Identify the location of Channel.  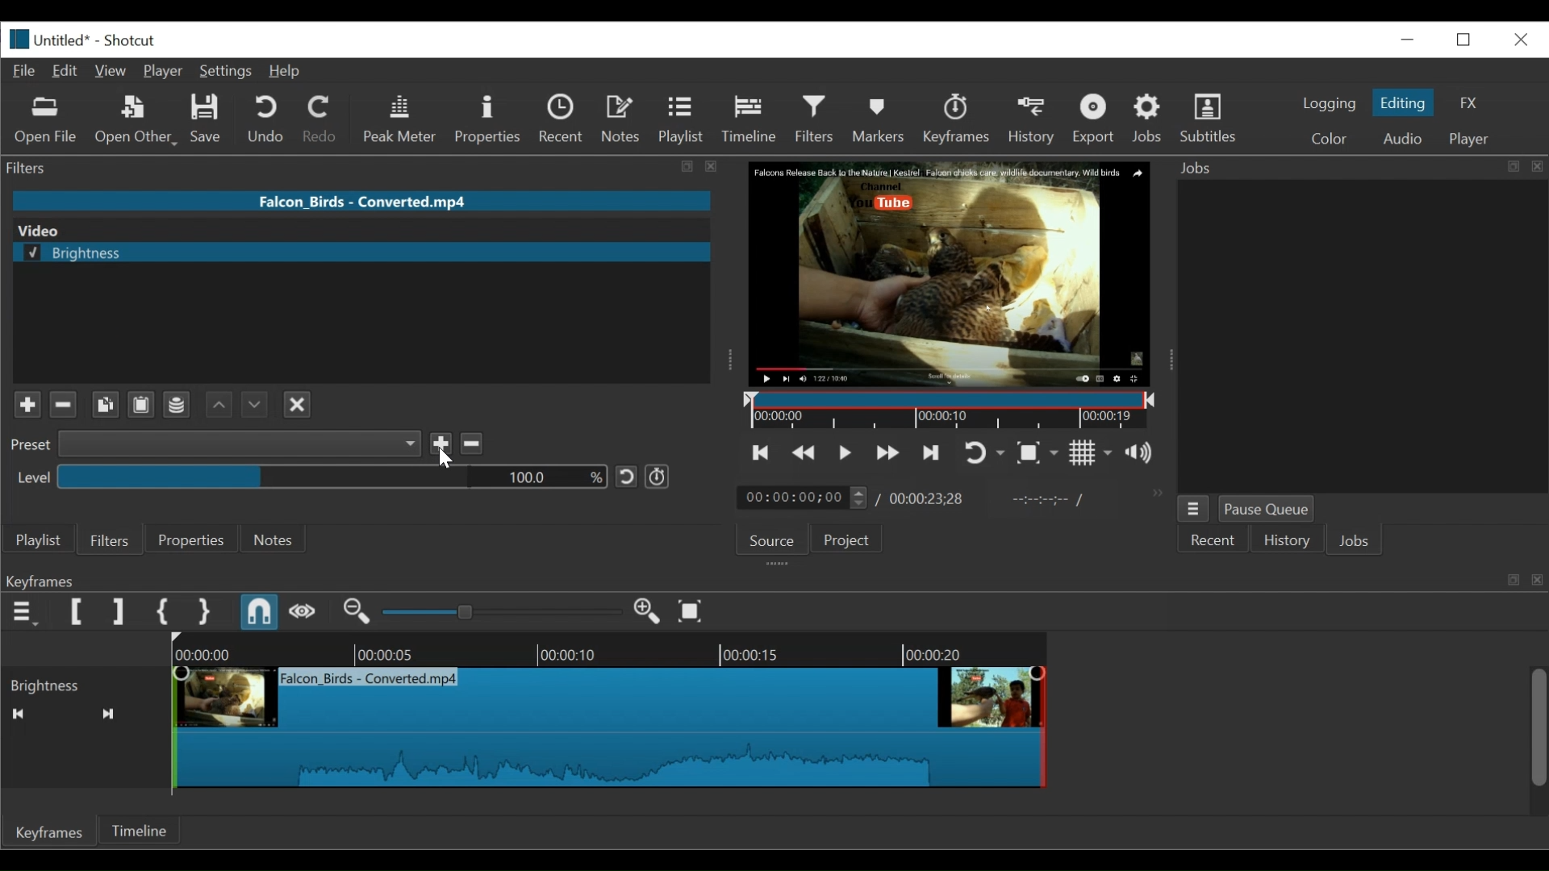
(177, 406).